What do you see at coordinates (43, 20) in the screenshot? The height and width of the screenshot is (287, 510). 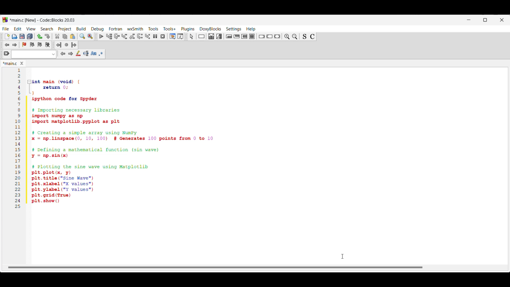 I see `Project name, software name and version` at bounding box center [43, 20].